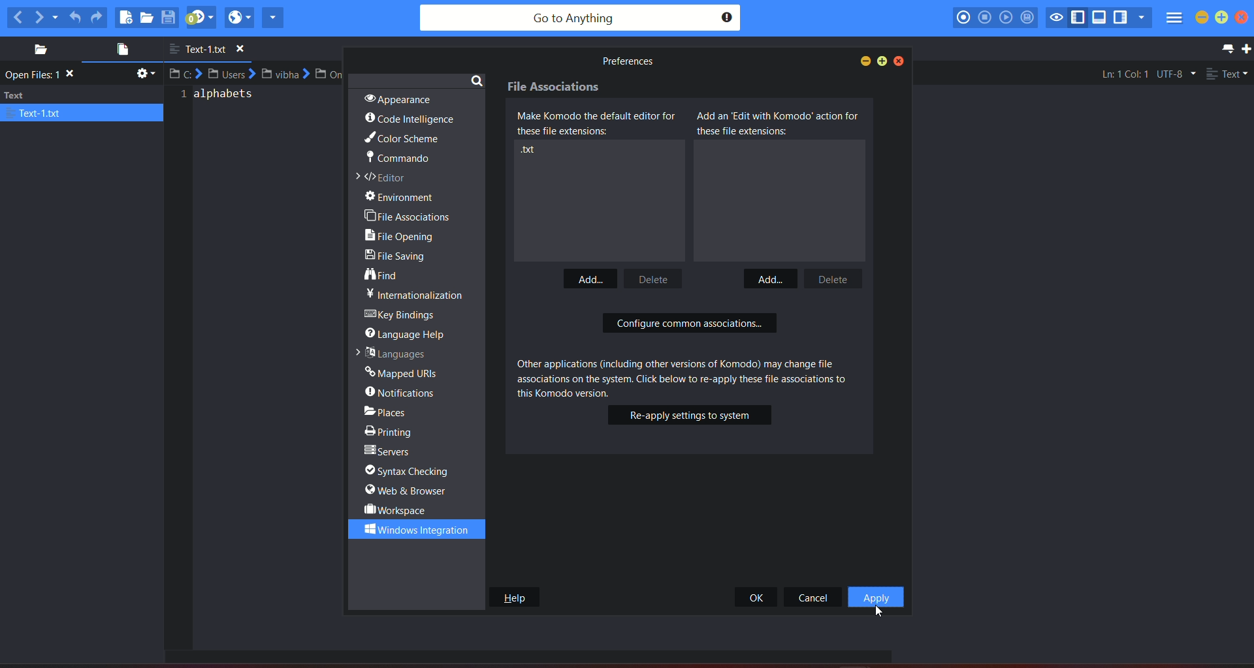  Describe the element at coordinates (772, 277) in the screenshot. I see `Add...` at that location.